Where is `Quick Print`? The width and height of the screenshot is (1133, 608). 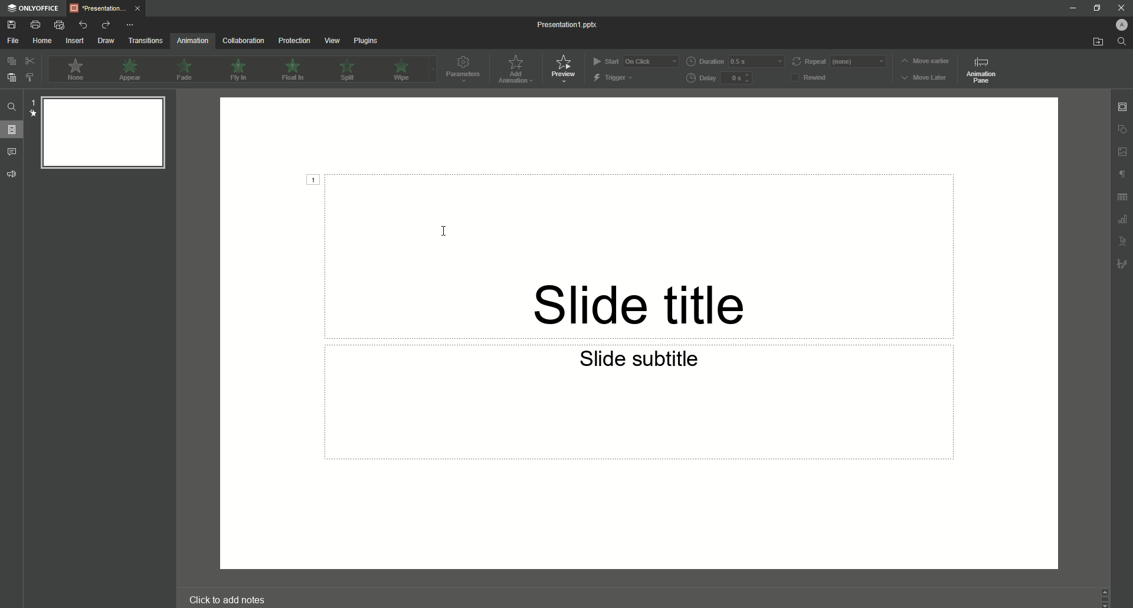
Quick Print is located at coordinates (59, 25).